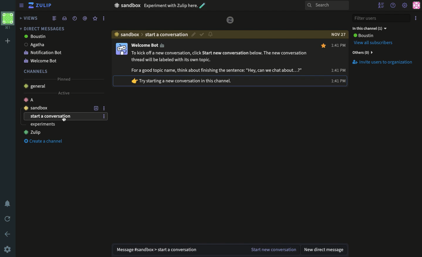 Image resolution: width=422 pixels, height=257 pixels. I want to click on Add a topic, so click(96, 100).